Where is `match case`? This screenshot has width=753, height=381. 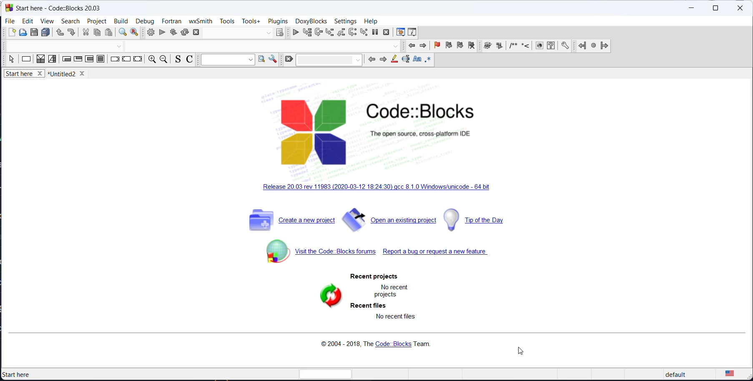 match case is located at coordinates (416, 60).